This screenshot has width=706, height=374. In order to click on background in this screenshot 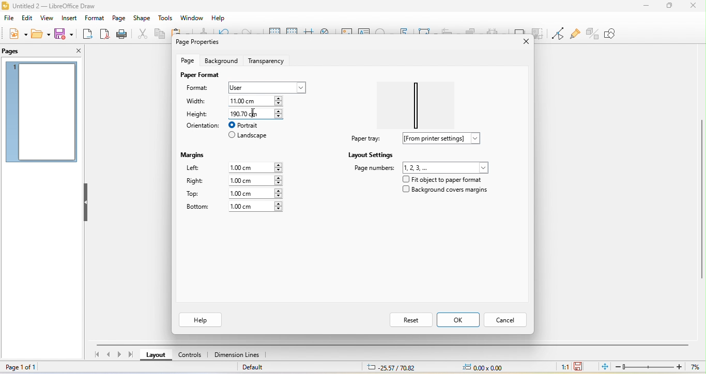, I will do `click(221, 60)`.